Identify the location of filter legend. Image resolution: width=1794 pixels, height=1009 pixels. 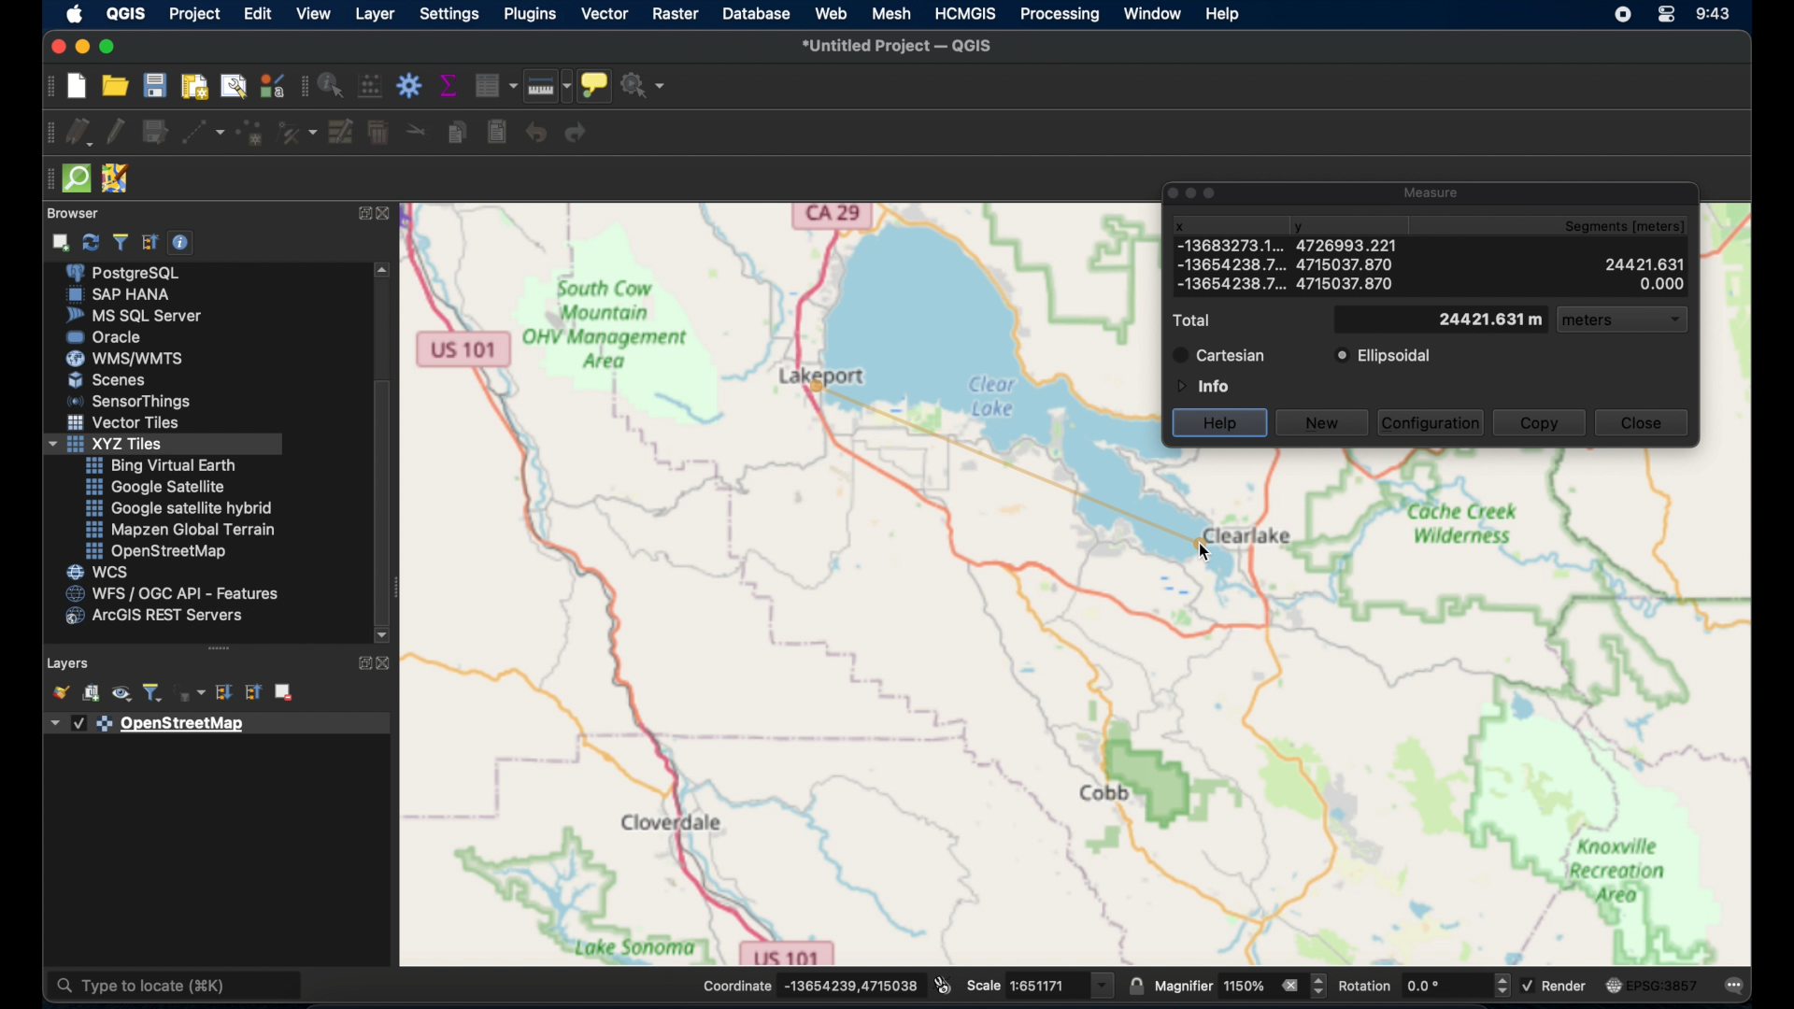
(155, 693).